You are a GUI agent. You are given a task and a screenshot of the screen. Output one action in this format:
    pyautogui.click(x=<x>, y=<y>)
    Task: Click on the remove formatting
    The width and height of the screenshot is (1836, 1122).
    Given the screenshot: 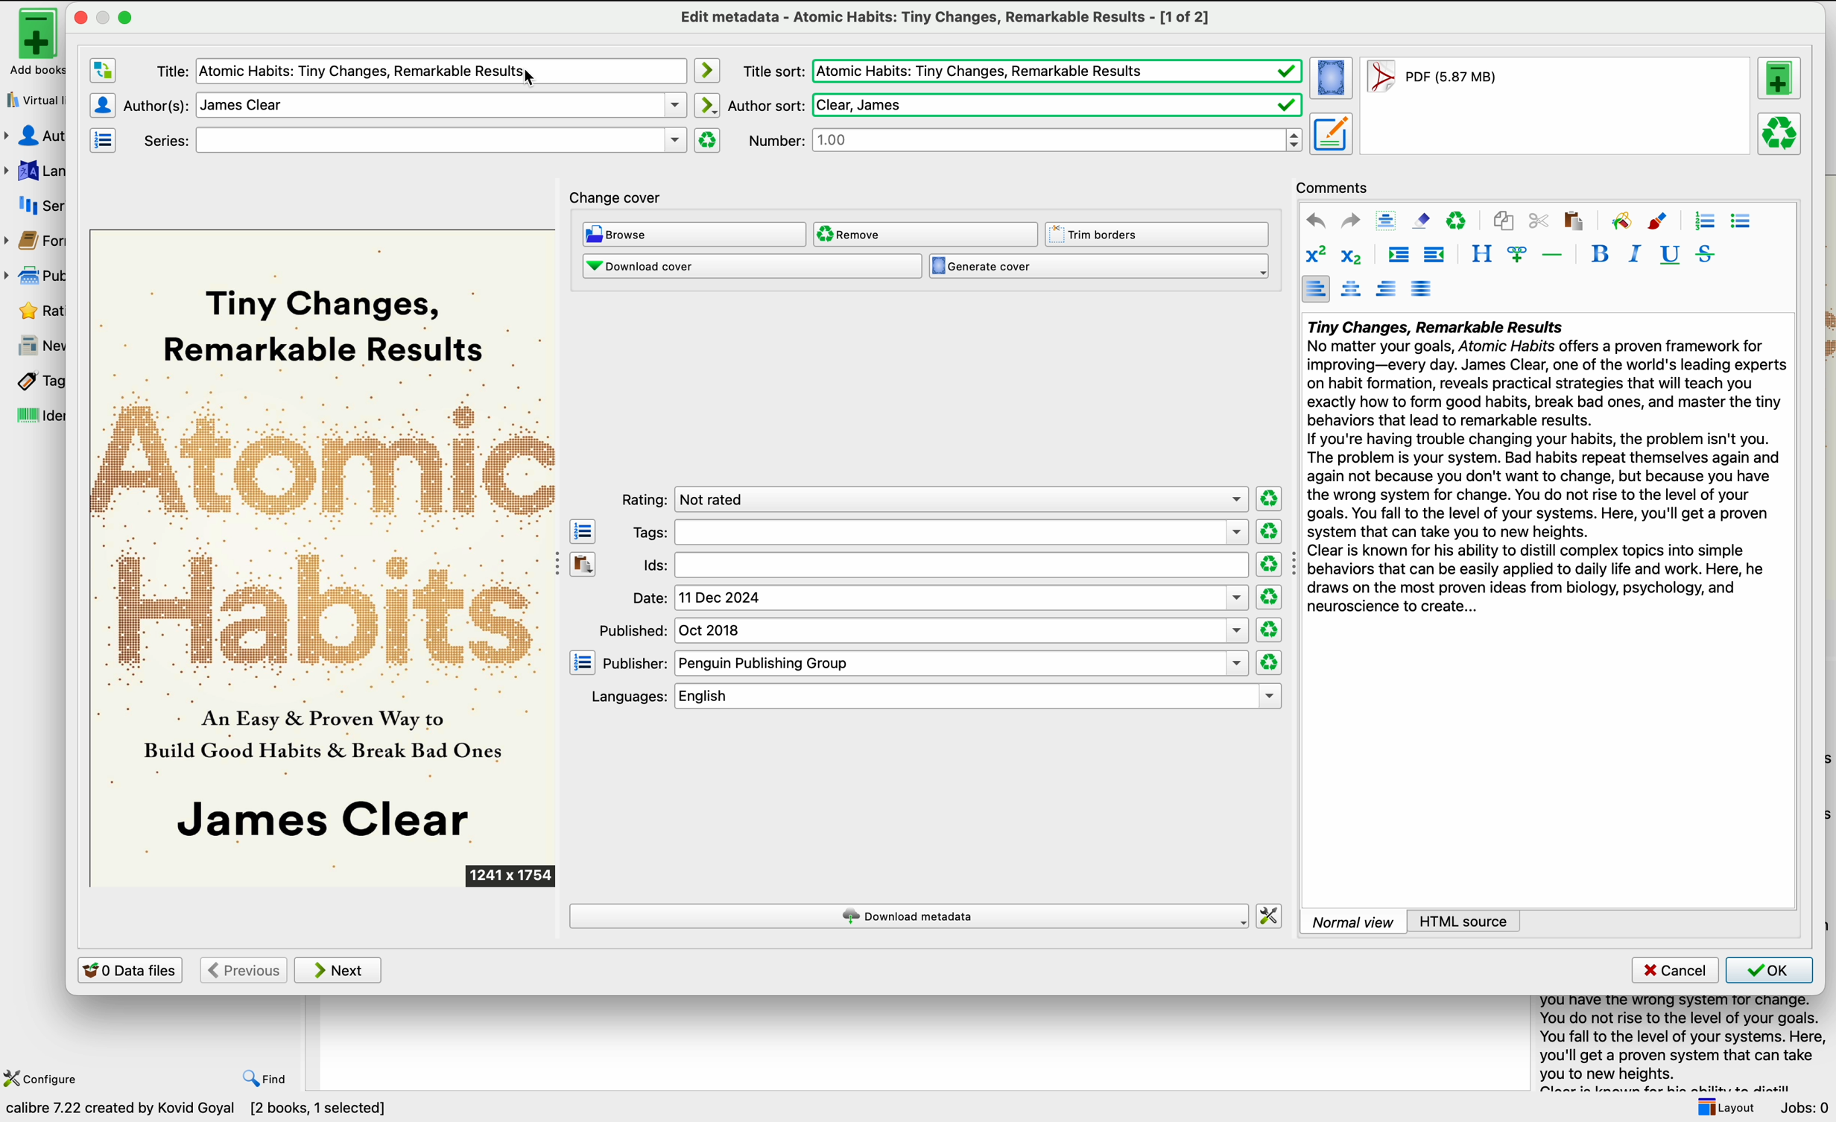 What is the action you would take?
    pyautogui.click(x=1421, y=221)
    